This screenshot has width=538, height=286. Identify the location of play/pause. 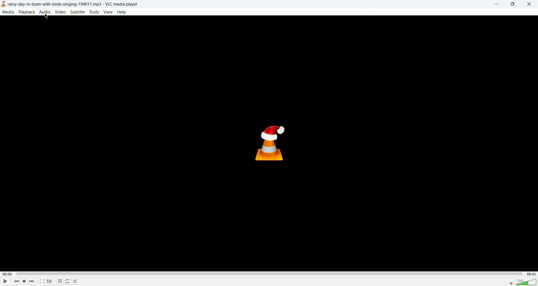
(6, 282).